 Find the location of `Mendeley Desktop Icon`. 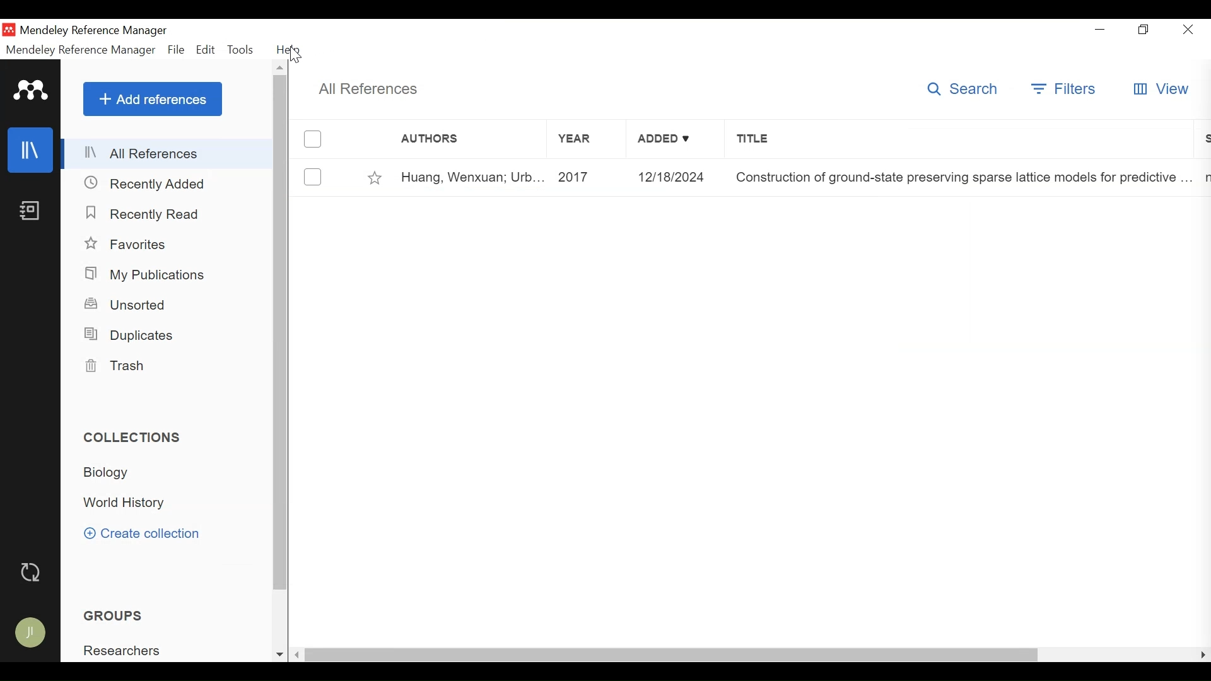

Mendeley Desktop Icon is located at coordinates (10, 30).